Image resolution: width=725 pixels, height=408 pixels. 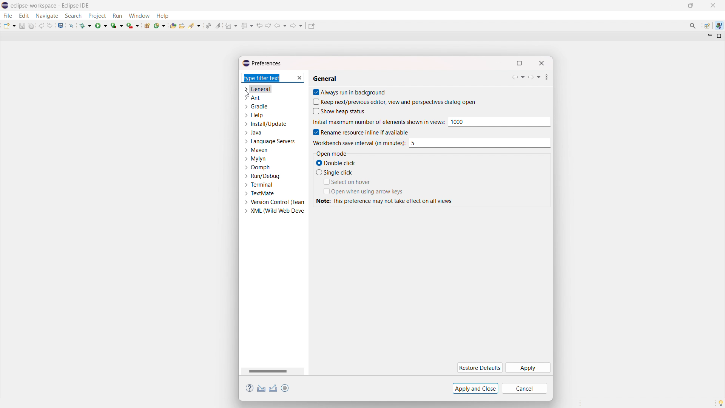 What do you see at coordinates (117, 16) in the screenshot?
I see `run` at bounding box center [117, 16].